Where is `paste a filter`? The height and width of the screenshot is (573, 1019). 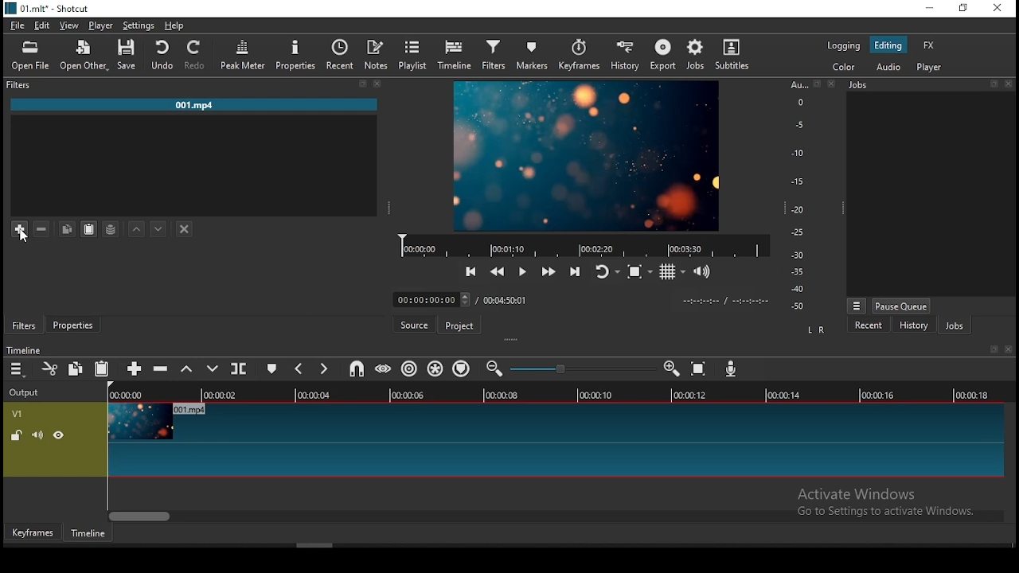
paste a filter is located at coordinates (88, 229).